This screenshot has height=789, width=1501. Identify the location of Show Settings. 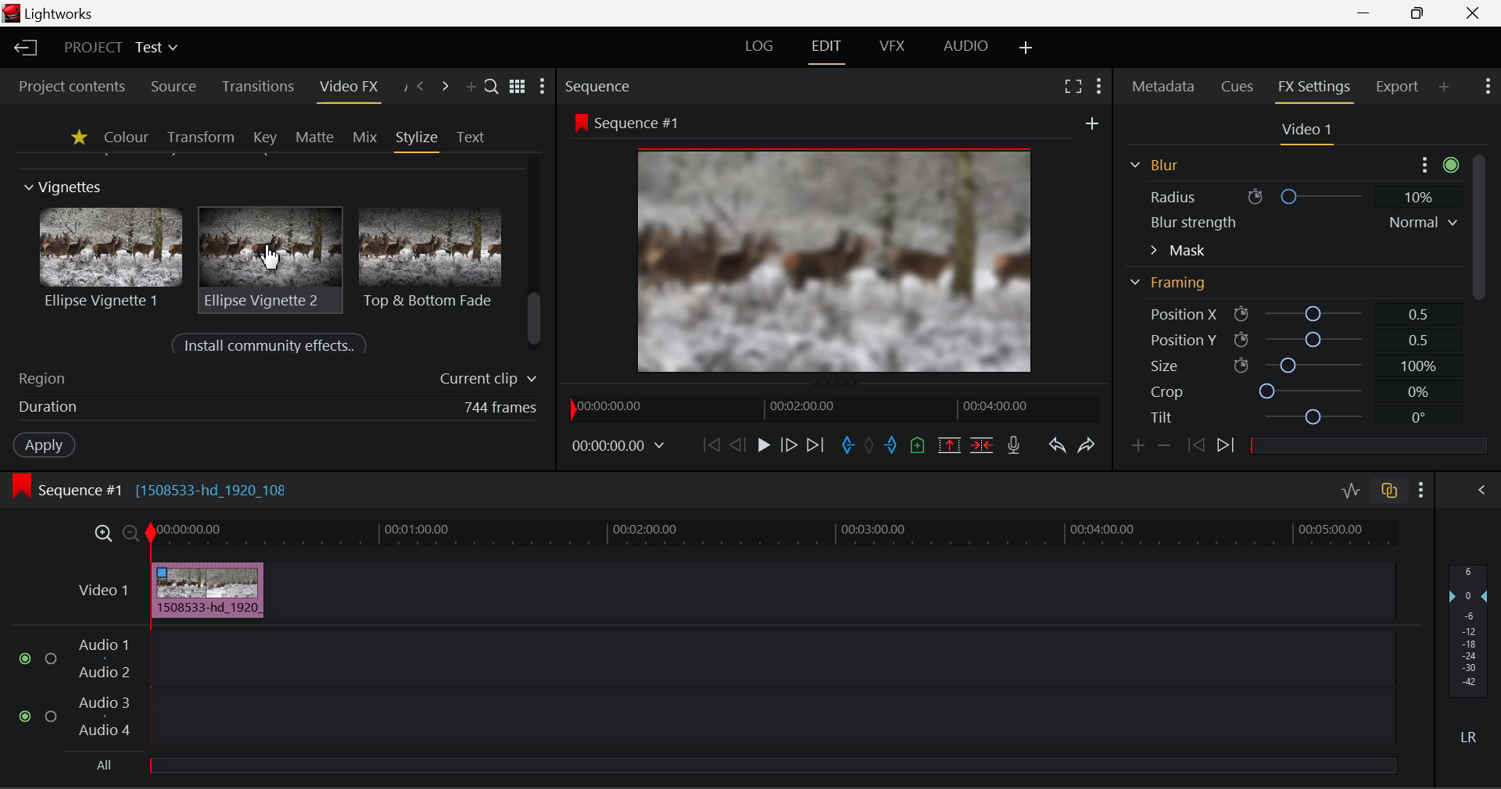
(1490, 88).